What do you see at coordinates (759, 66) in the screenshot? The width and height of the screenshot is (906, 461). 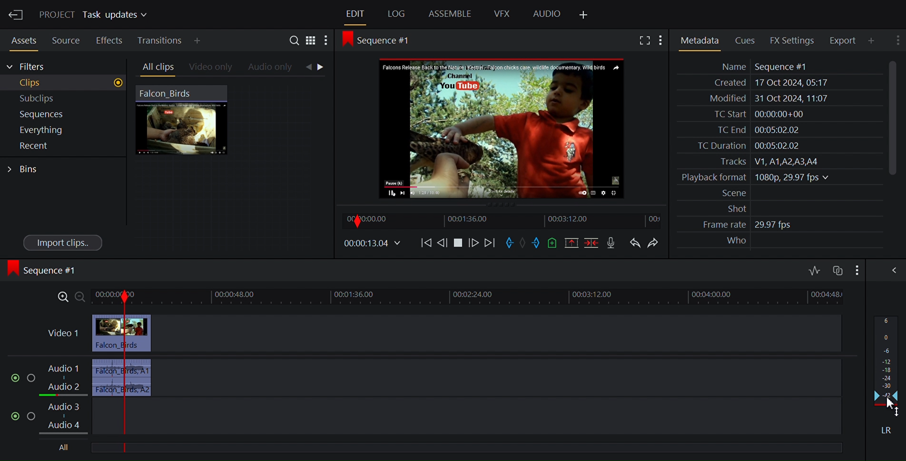 I see `Name Sequence #1` at bounding box center [759, 66].